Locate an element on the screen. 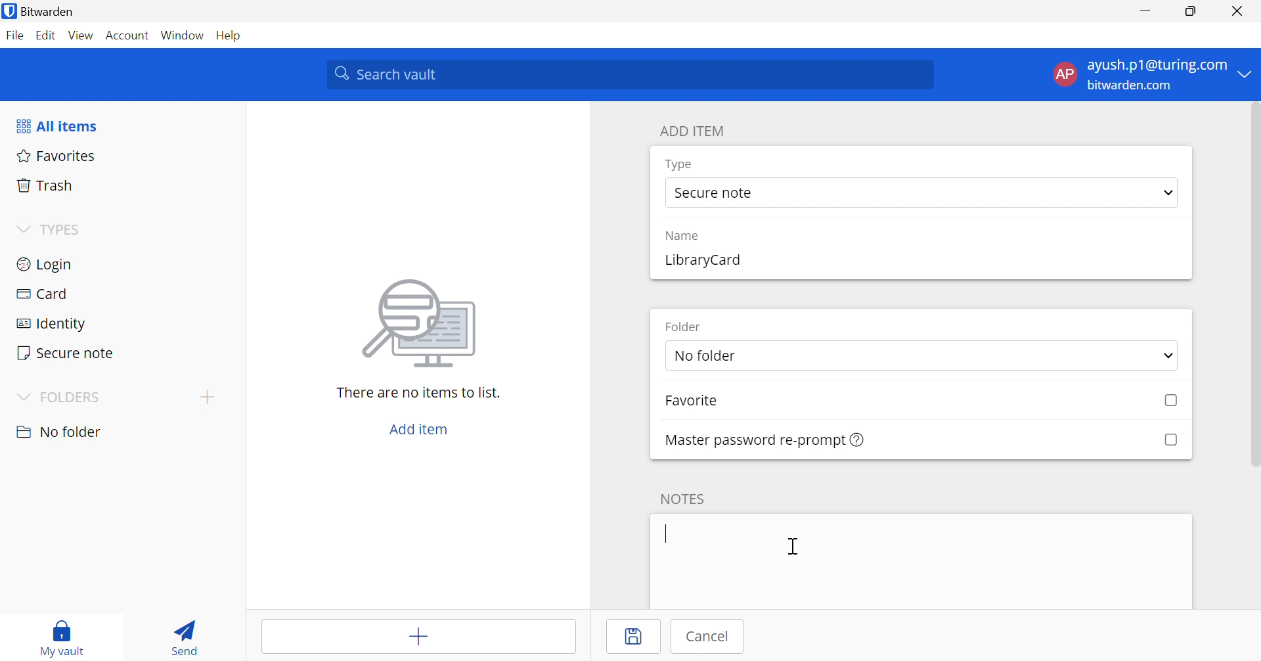 The image size is (1261, 661). Send is located at coordinates (187, 635).